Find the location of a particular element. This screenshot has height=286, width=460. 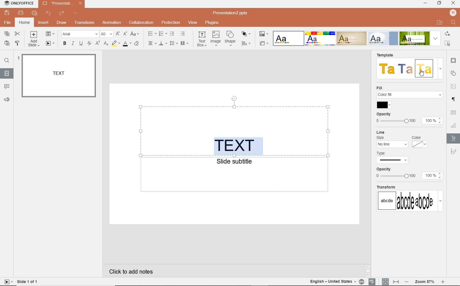

BULLETS is located at coordinates (152, 34).